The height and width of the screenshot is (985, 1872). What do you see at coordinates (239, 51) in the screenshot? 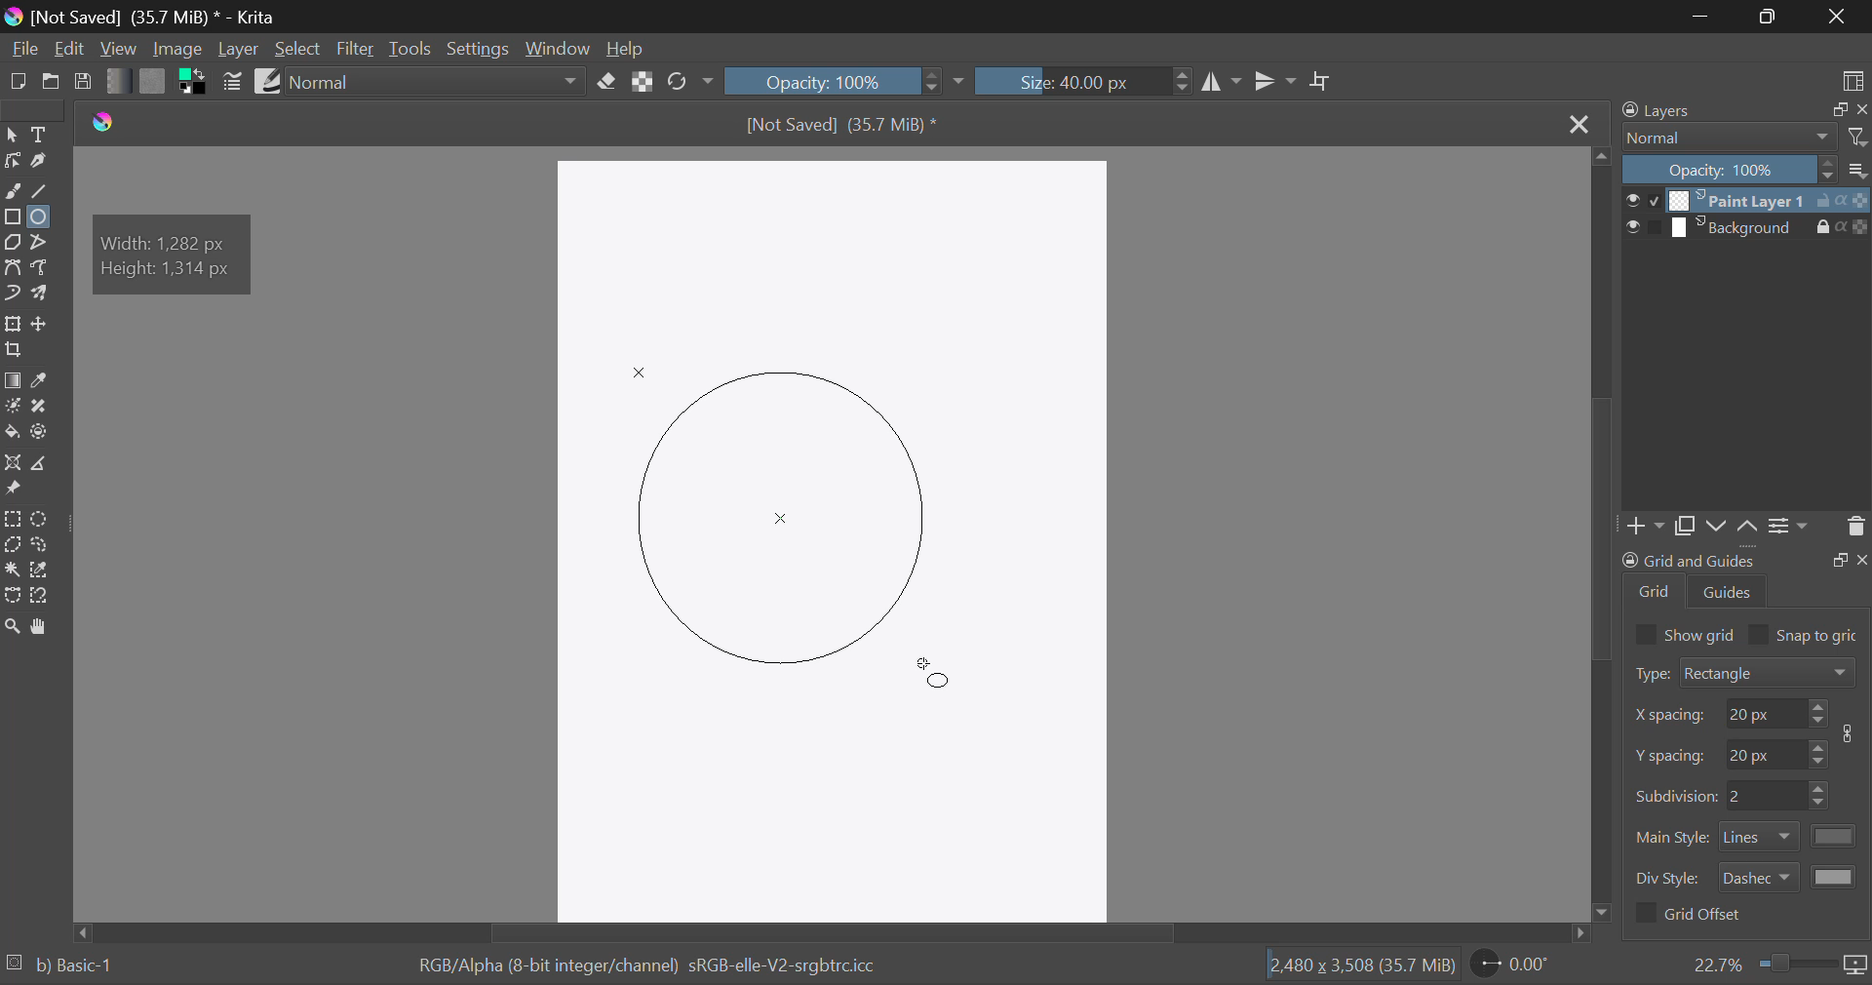
I see `Layer` at bounding box center [239, 51].